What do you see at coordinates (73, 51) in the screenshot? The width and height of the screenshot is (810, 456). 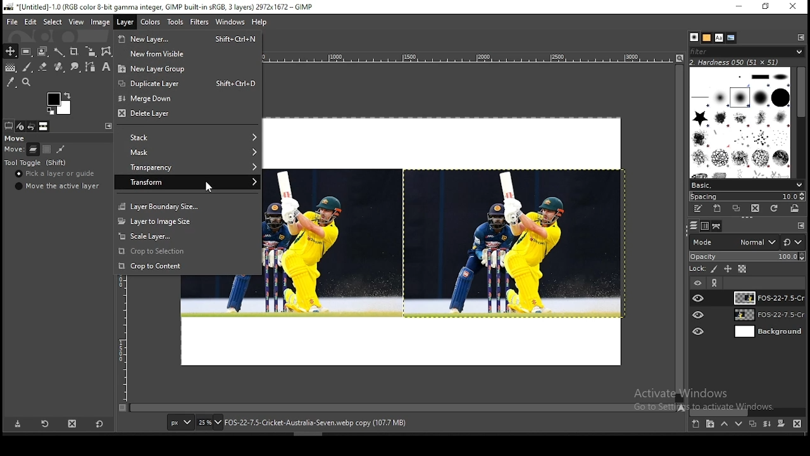 I see `crop tool` at bounding box center [73, 51].